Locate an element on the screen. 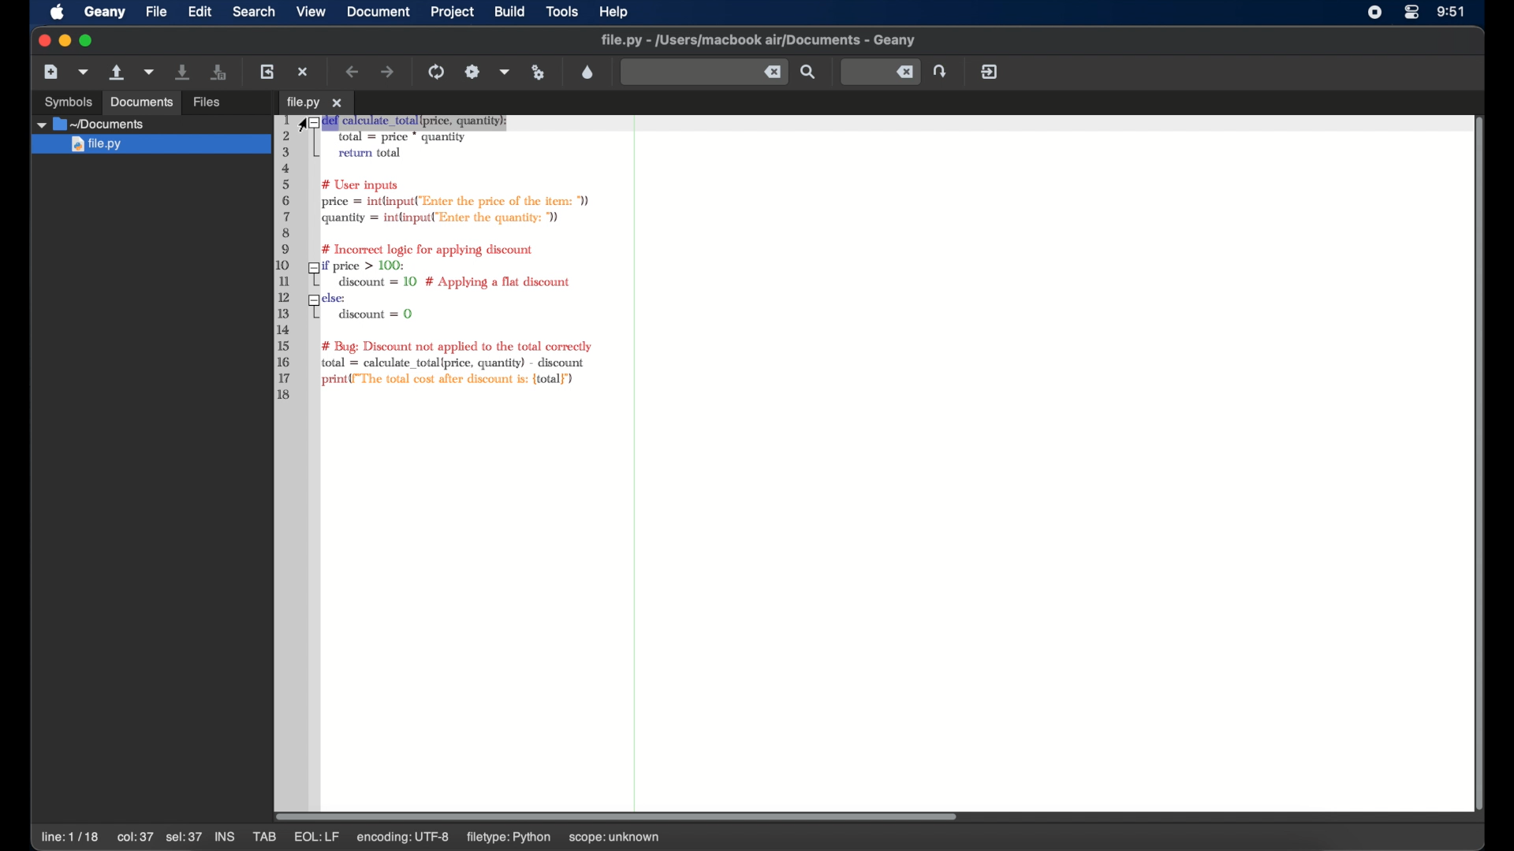  geany is located at coordinates (104, 13).